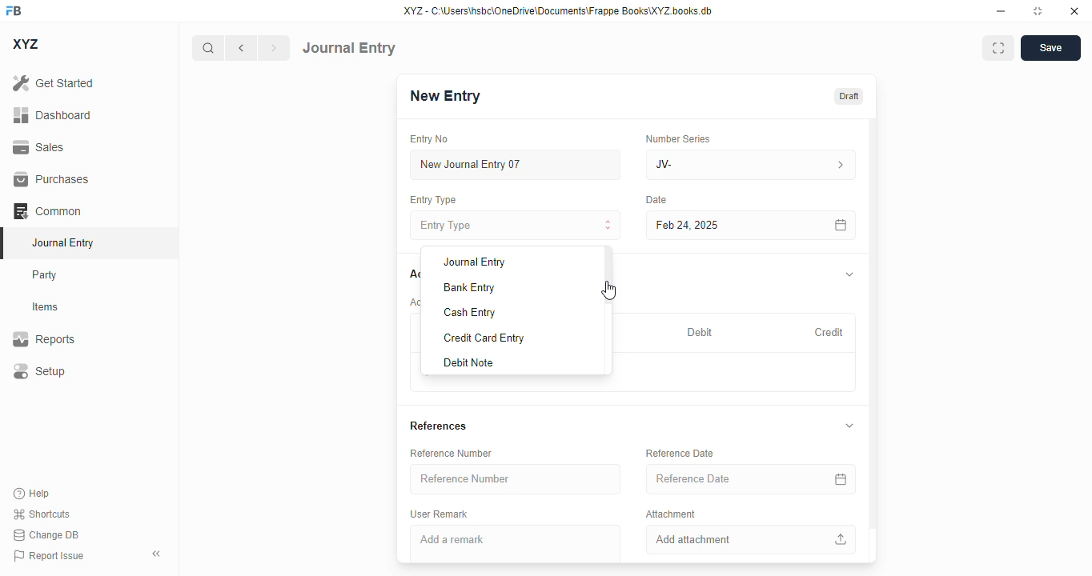 This screenshot has width=1092, height=576. Describe the element at coordinates (680, 453) in the screenshot. I see `reference date` at that location.